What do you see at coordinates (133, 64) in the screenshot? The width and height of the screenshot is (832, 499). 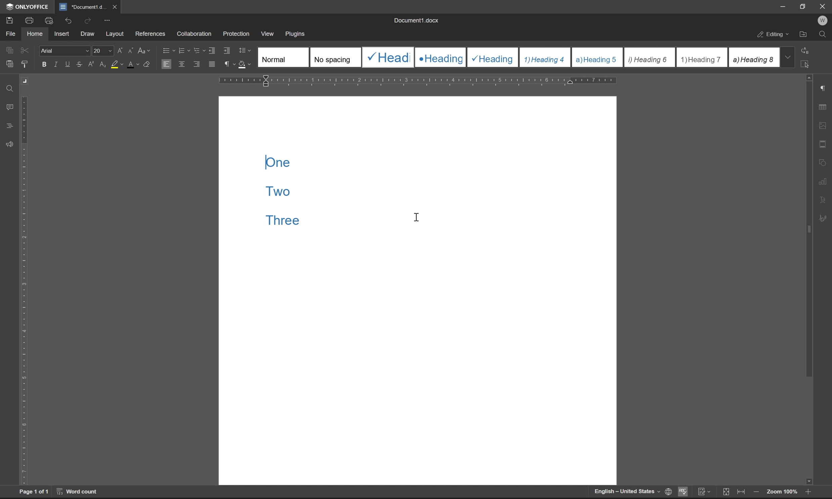 I see `font color` at bounding box center [133, 64].